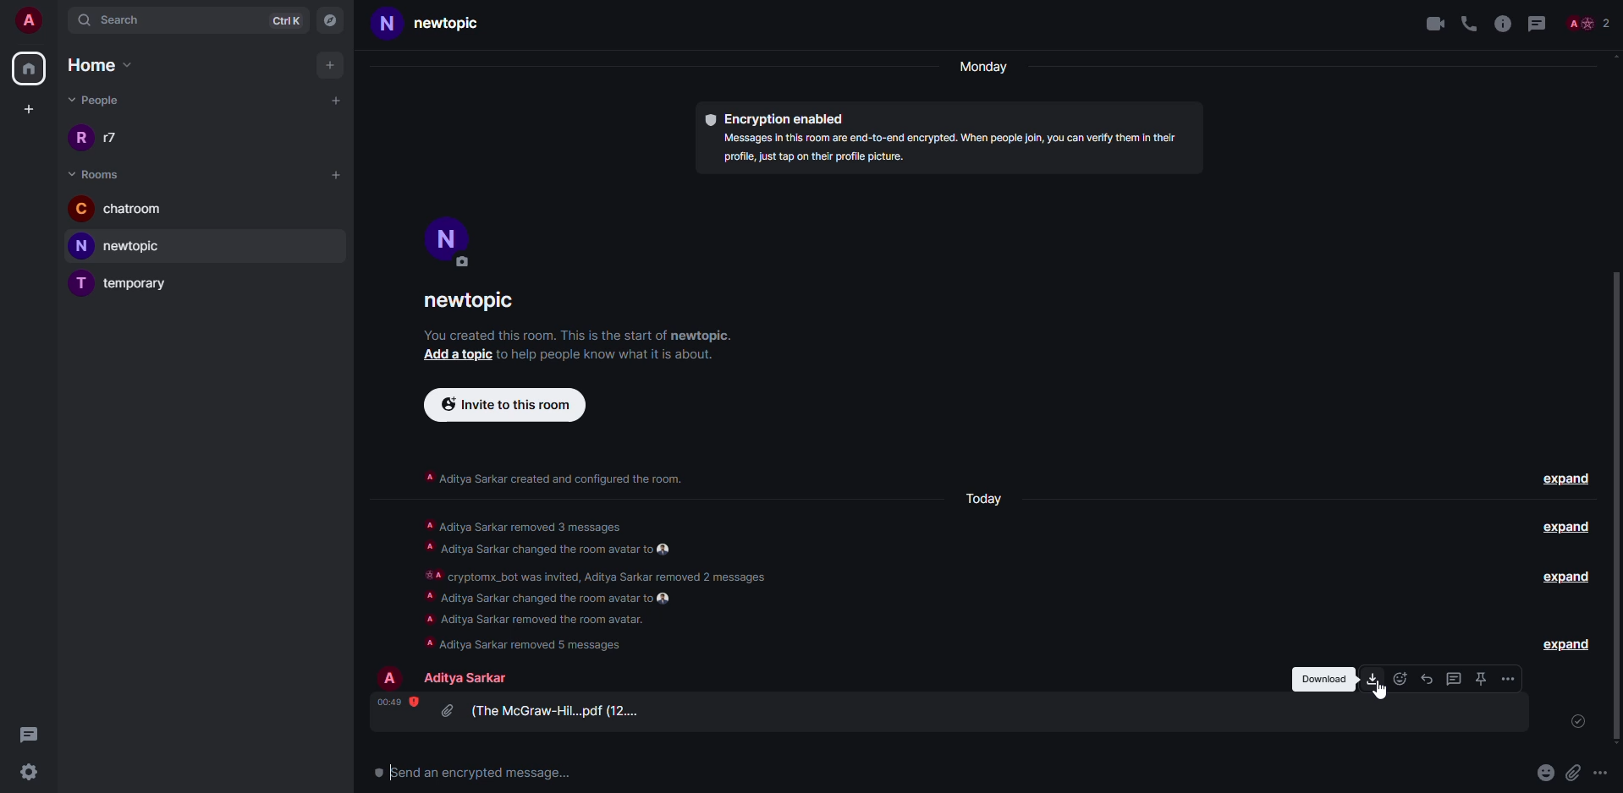 This screenshot has height=793, width=1623. Describe the element at coordinates (1572, 725) in the screenshot. I see `expand` at that location.